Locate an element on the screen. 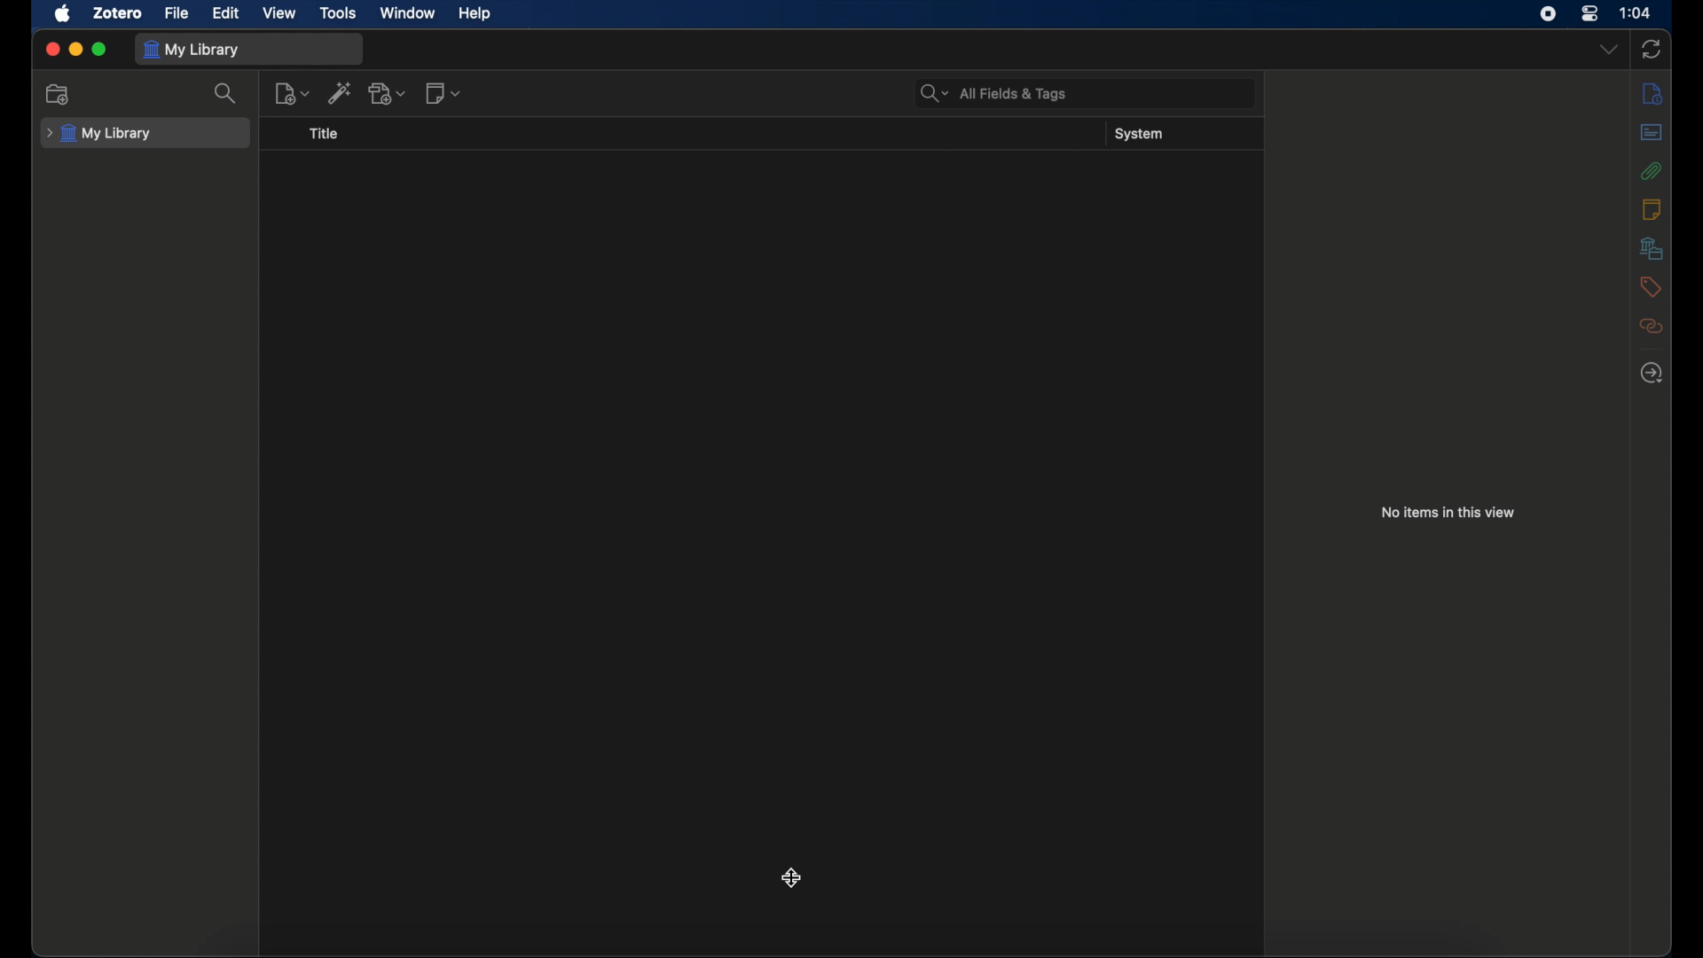 The height and width of the screenshot is (958, 1703). locate is located at coordinates (1652, 373).